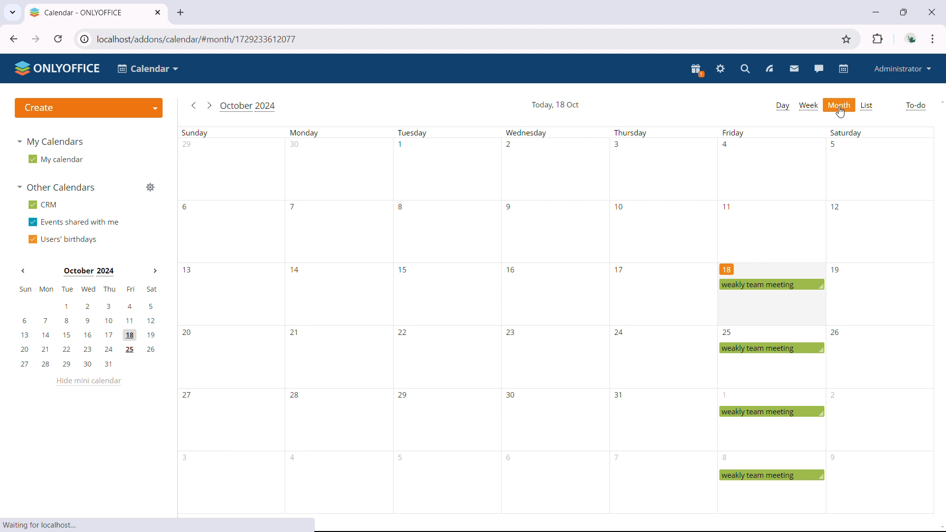 The image size is (946, 532). I want to click on create, so click(88, 108).